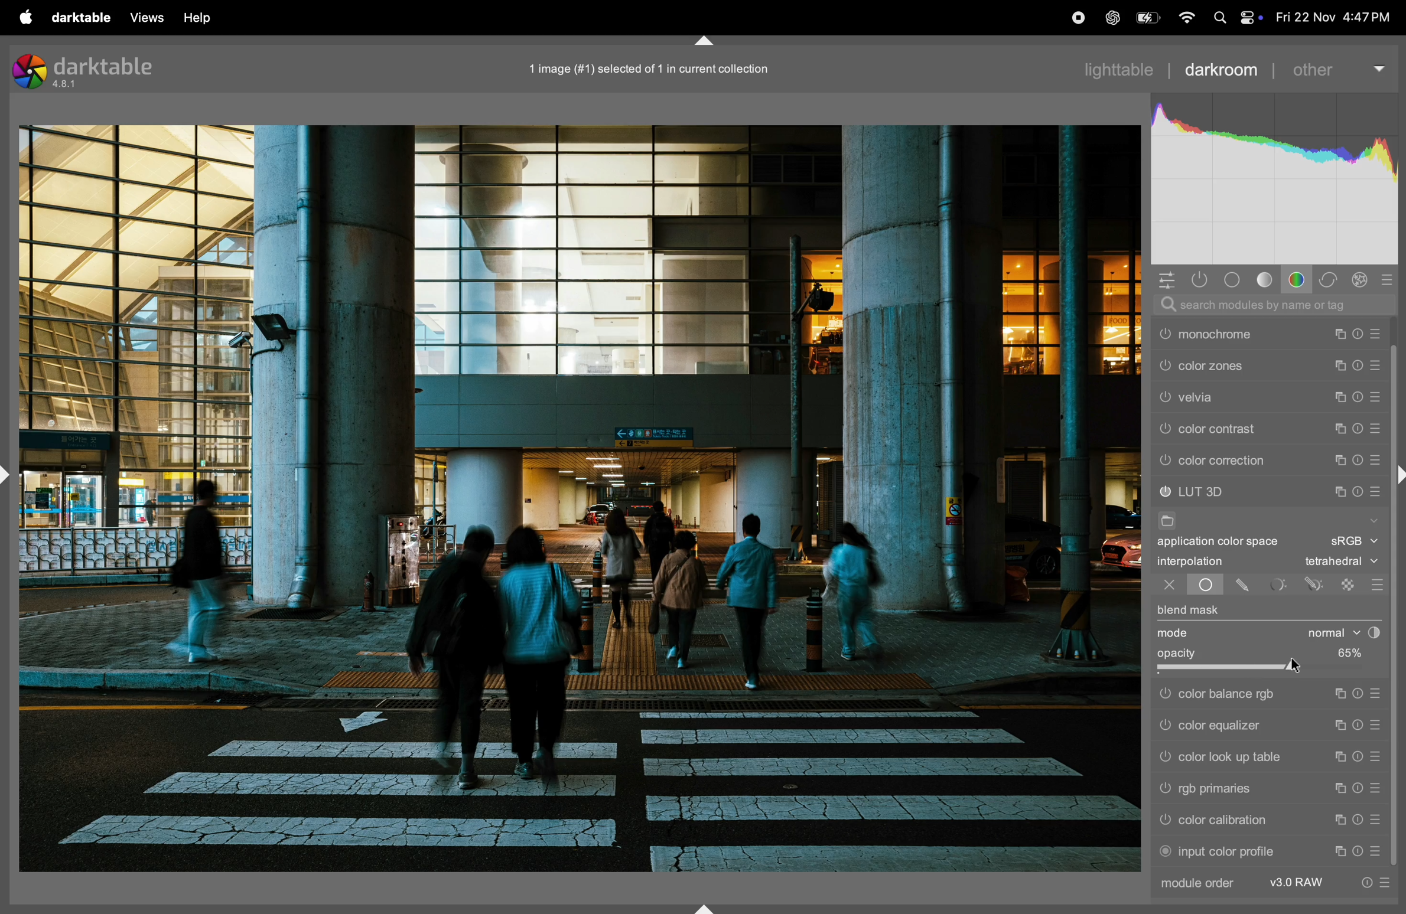 Image resolution: width=1406 pixels, height=914 pixels. What do you see at coordinates (1279, 585) in the screenshot?
I see `parametric mask` at bounding box center [1279, 585].